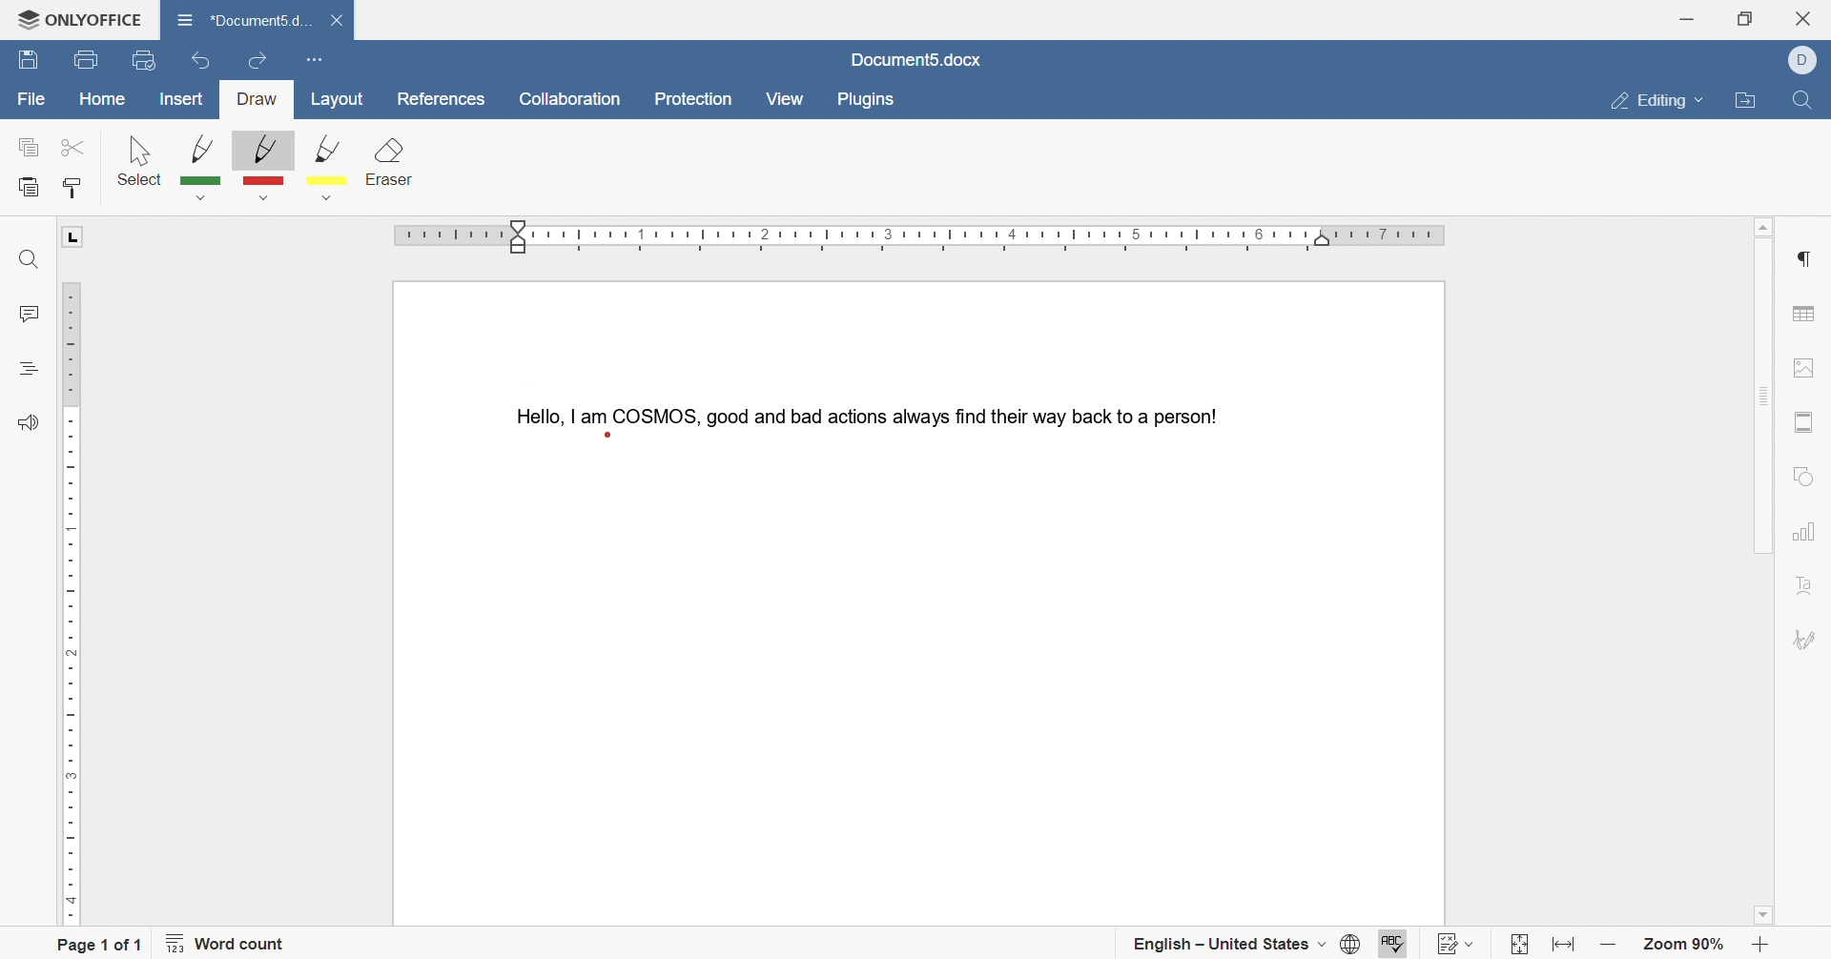  Describe the element at coordinates (1803, 589) in the screenshot. I see `text art settings` at that location.